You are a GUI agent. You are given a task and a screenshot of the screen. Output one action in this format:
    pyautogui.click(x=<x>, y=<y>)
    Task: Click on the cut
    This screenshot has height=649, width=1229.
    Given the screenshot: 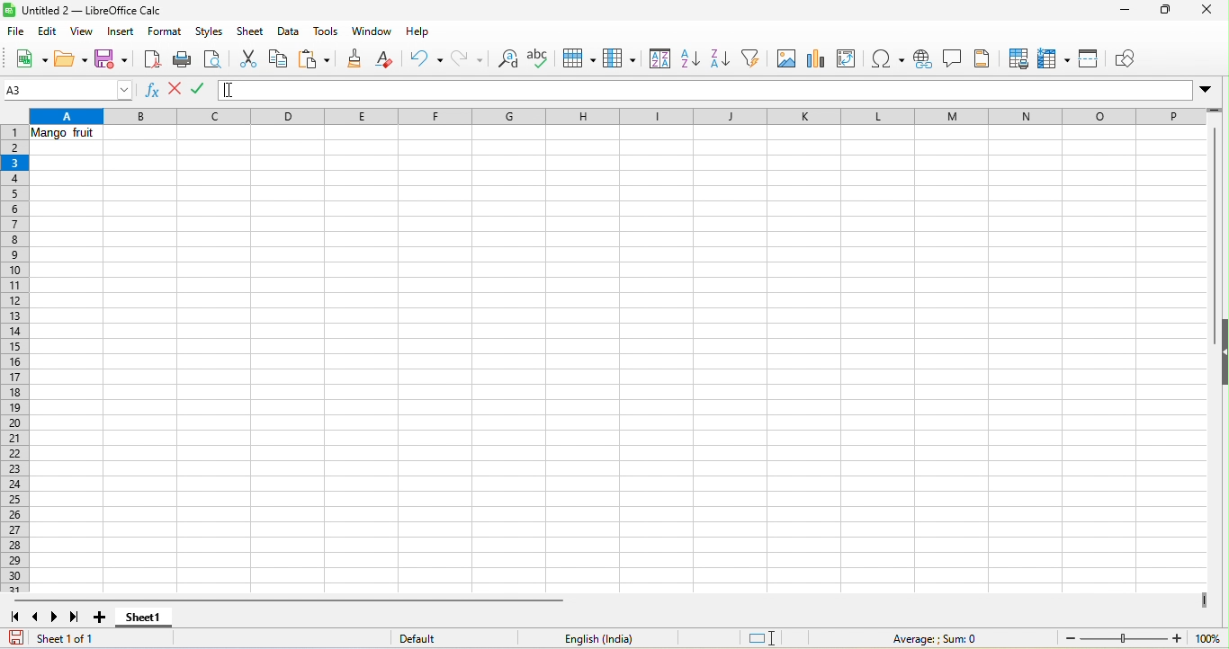 What is the action you would take?
    pyautogui.click(x=248, y=58)
    